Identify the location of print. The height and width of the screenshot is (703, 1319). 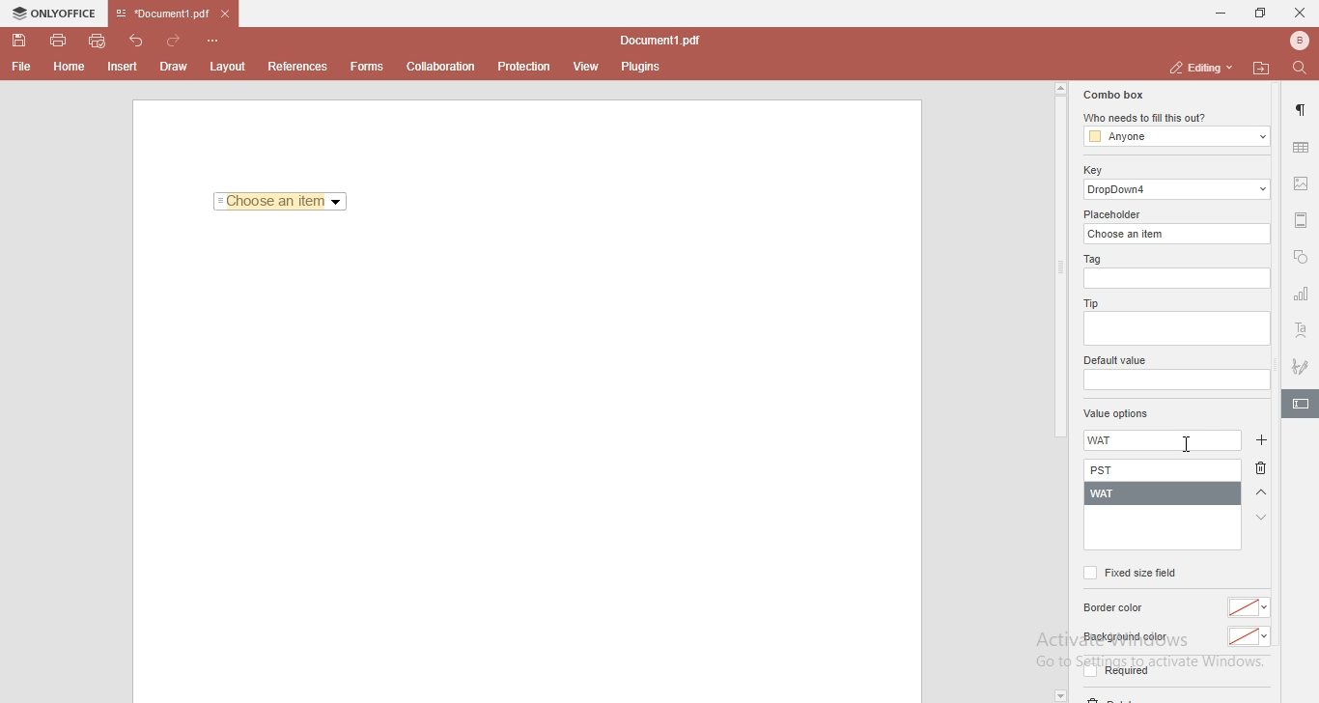
(57, 39).